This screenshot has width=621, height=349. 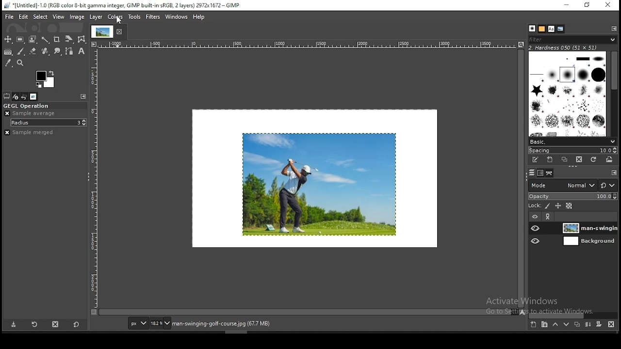 I want to click on move layer on step down, so click(x=566, y=324).